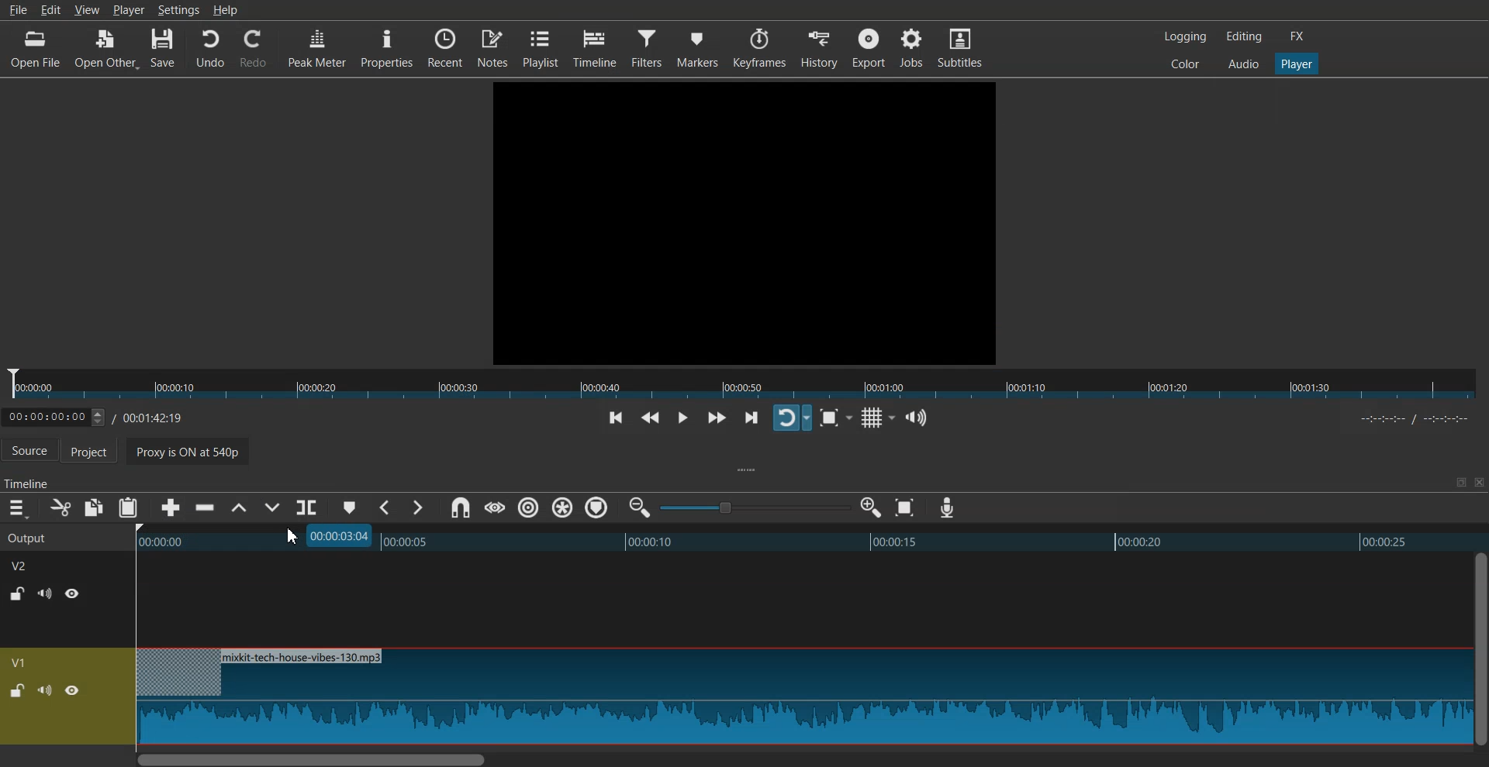 Image resolution: width=1489 pixels, height=767 pixels. I want to click on File Preview window, so click(748, 221).